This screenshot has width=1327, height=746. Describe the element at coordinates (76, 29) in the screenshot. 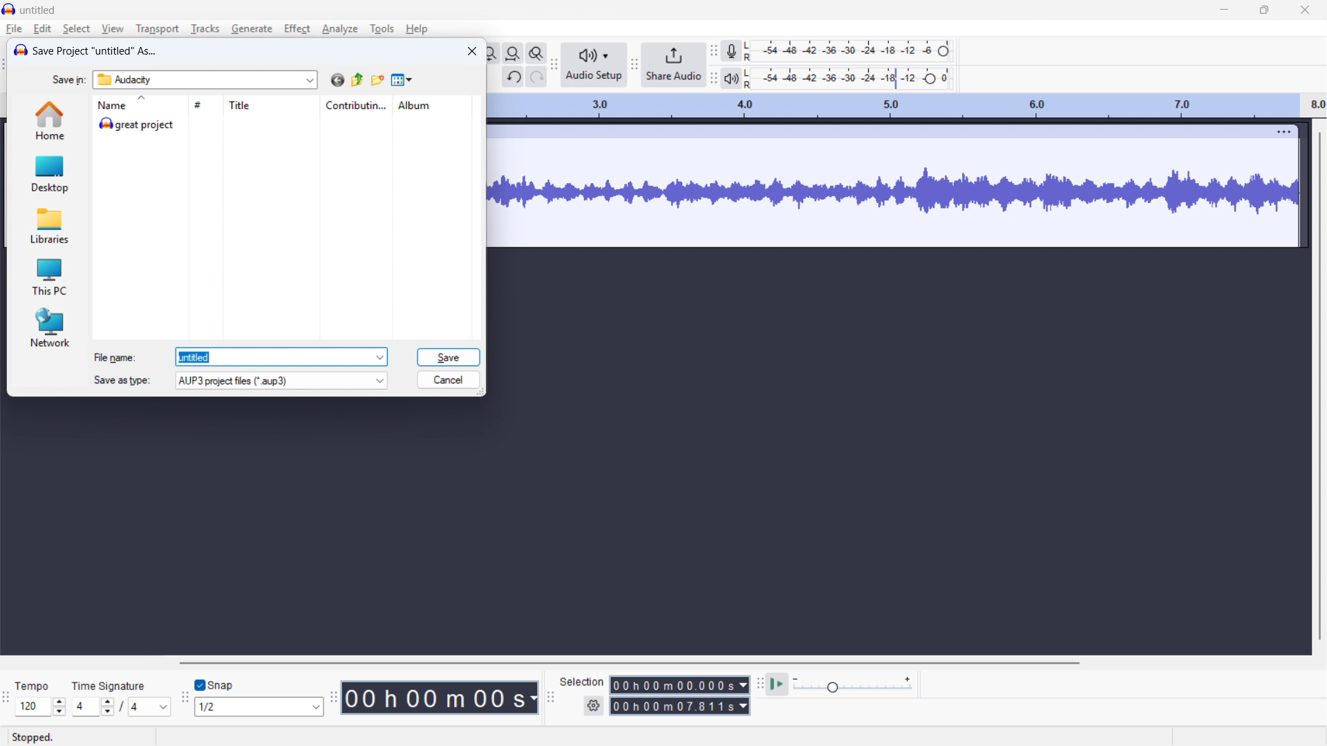

I see `select` at that location.